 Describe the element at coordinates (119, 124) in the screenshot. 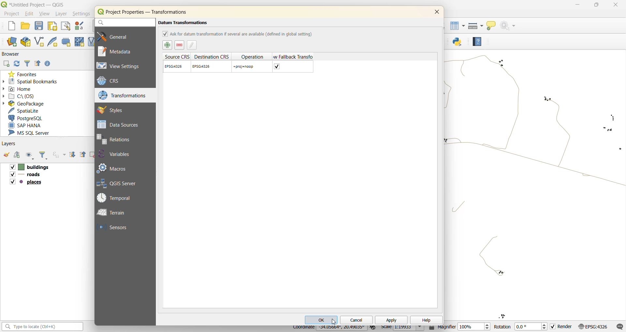

I see `data sources` at that location.